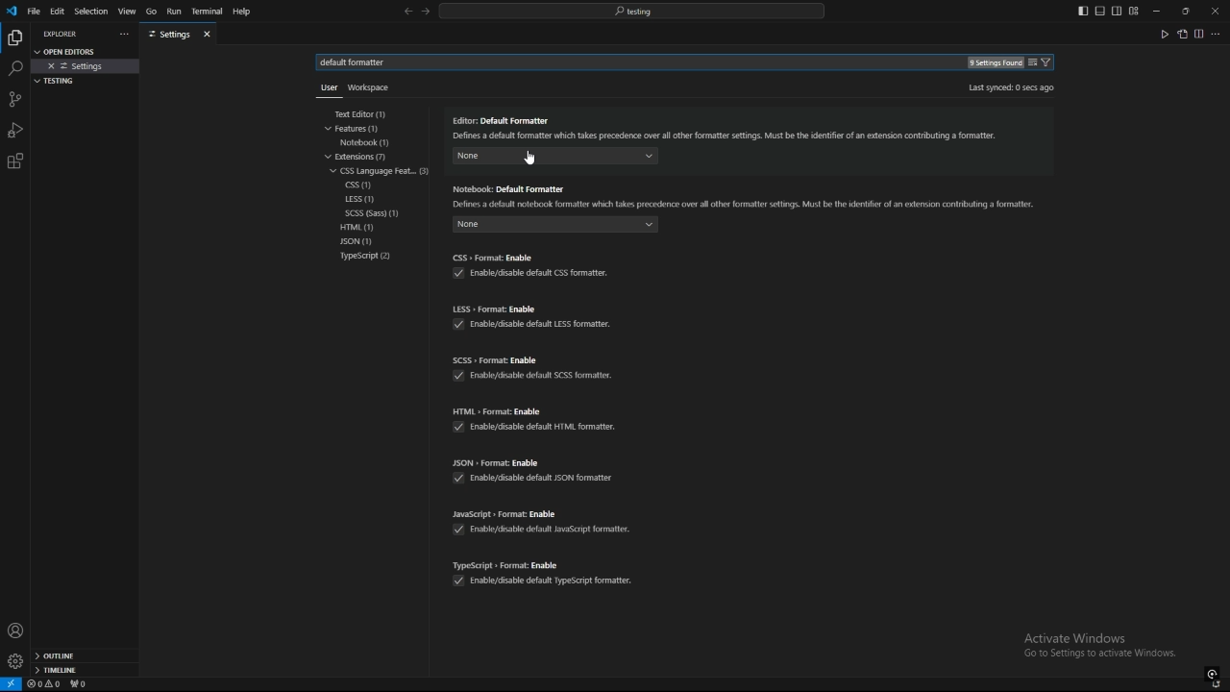 This screenshot has width=1230, height=692. What do you see at coordinates (85, 656) in the screenshot?
I see `outline` at bounding box center [85, 656].